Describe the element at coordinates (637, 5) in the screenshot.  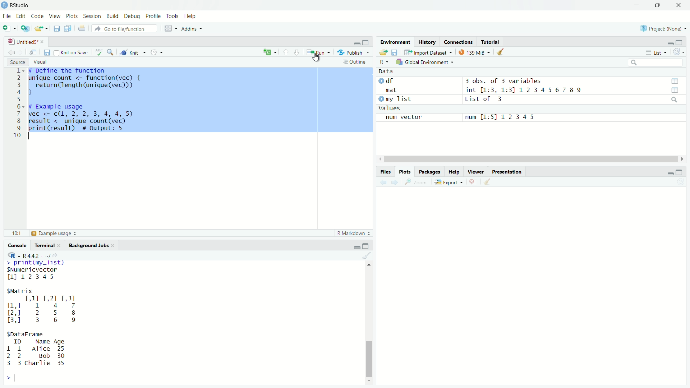
I see `minimize` at that location.